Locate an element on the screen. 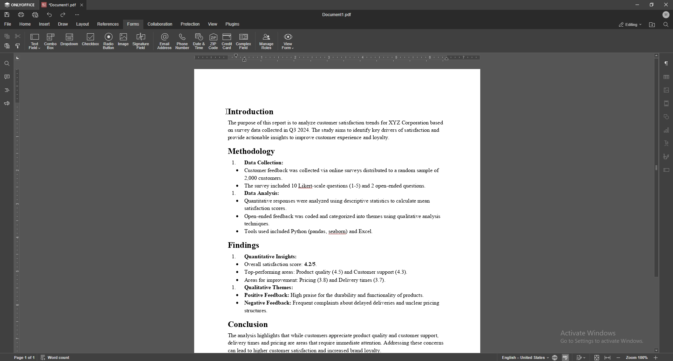 The image size is (673, 361). image is located at coordinates (124, 41).